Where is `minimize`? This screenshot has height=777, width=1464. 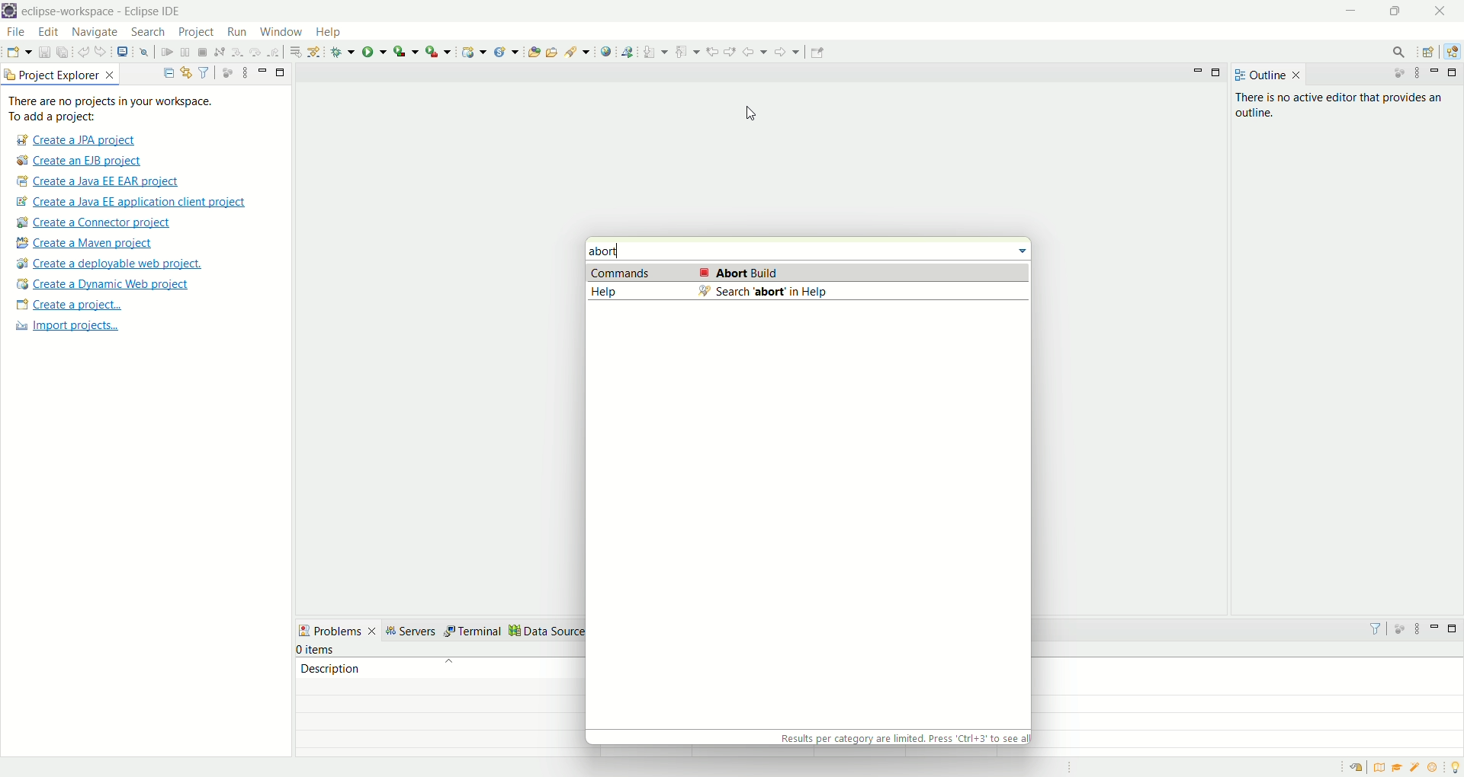 minimize is located at coordinates (1349, 9).